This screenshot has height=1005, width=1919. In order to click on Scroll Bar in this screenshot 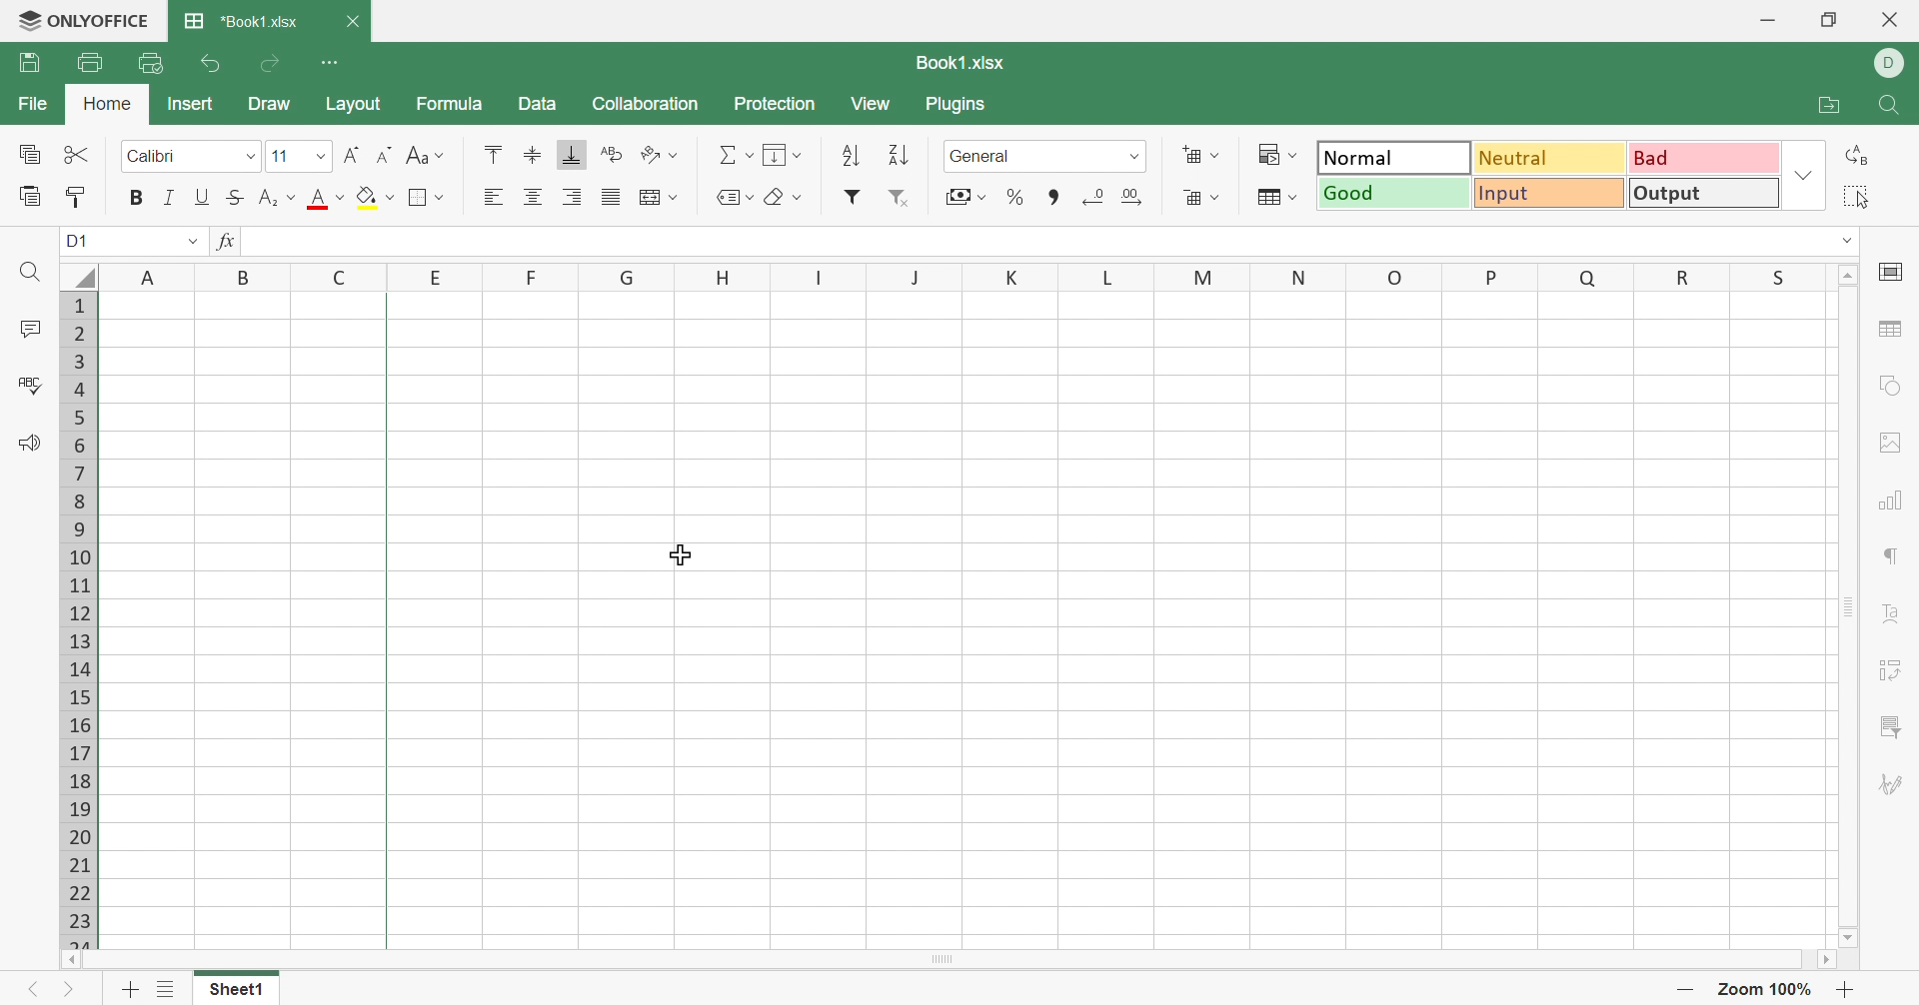, I will do `click(945, 961)`.